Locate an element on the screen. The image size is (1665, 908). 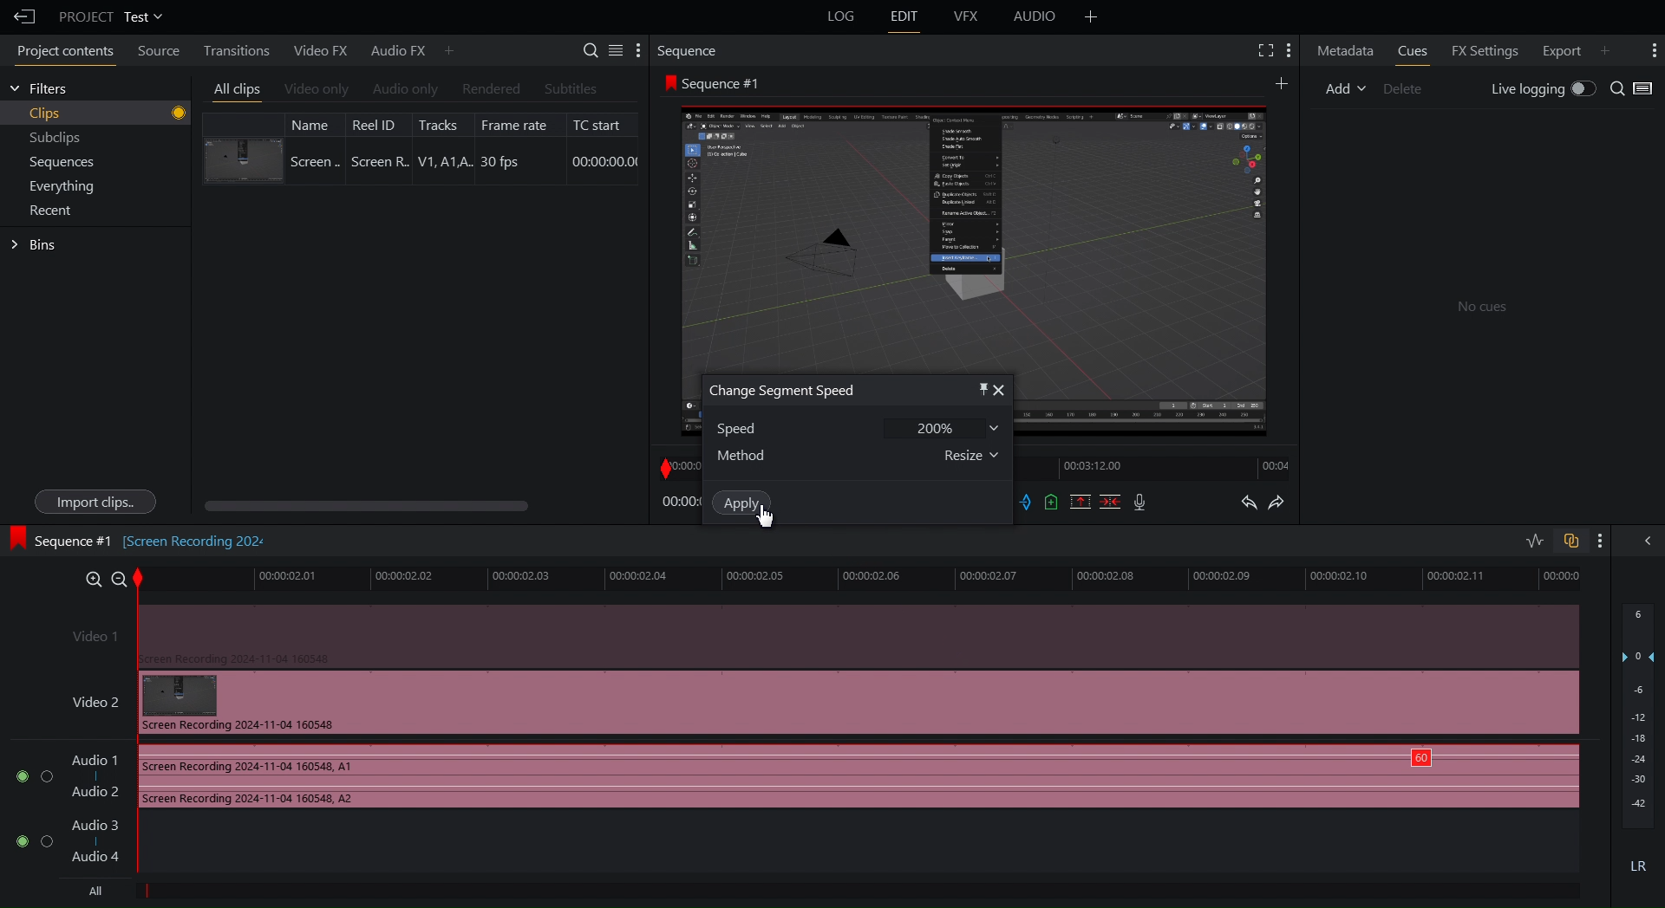
Project contents is located at coordinates (61, 54).